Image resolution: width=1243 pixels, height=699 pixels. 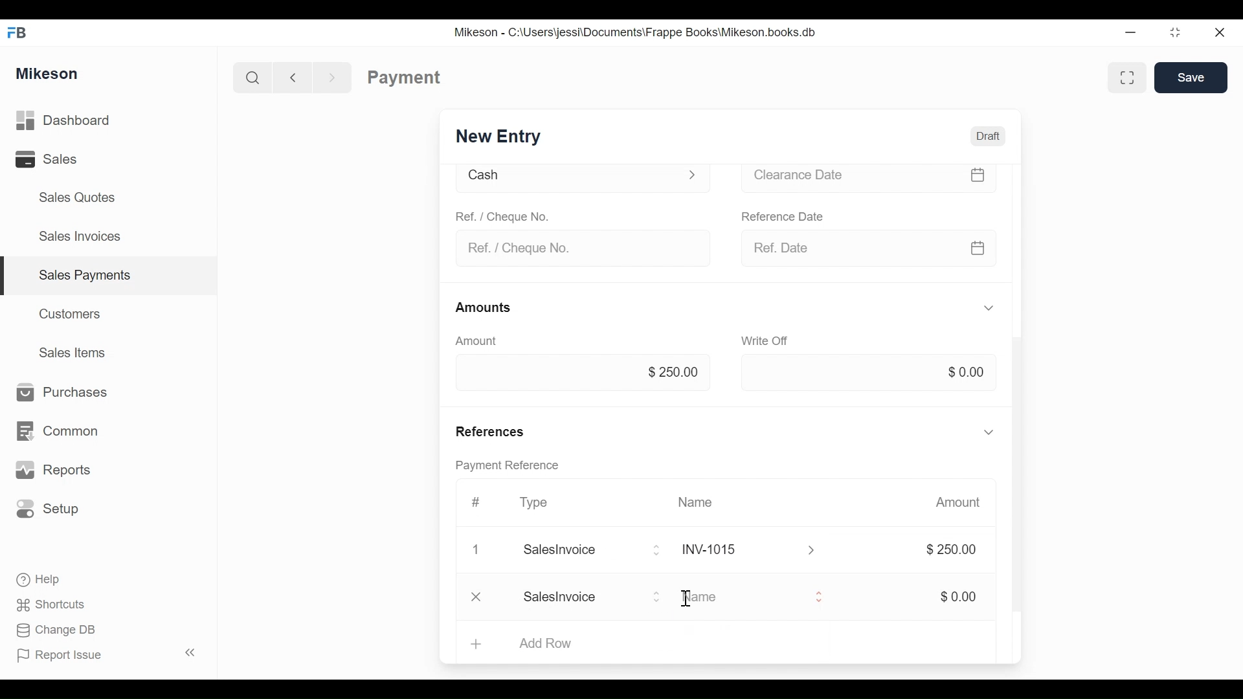 I want to click on Payment reference, so click(x=511, y=467).